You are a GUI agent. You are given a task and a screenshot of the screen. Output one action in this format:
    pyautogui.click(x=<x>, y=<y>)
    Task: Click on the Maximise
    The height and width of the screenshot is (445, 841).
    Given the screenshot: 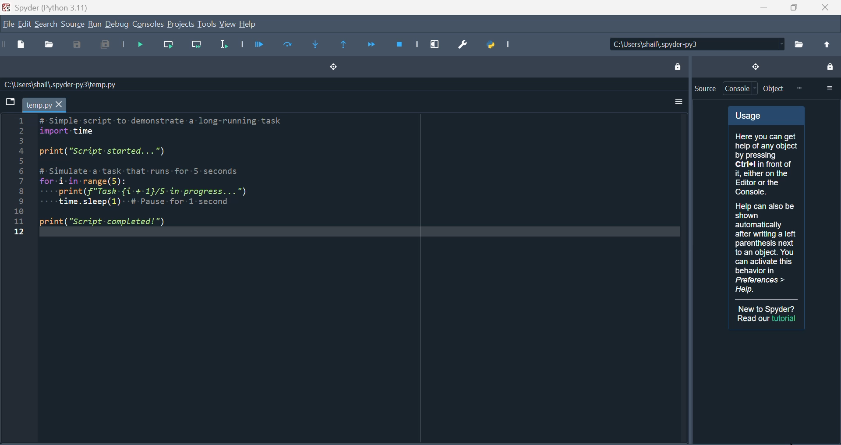 What is the action you would take?
    pyautogui.click(x=791, y=7)
    